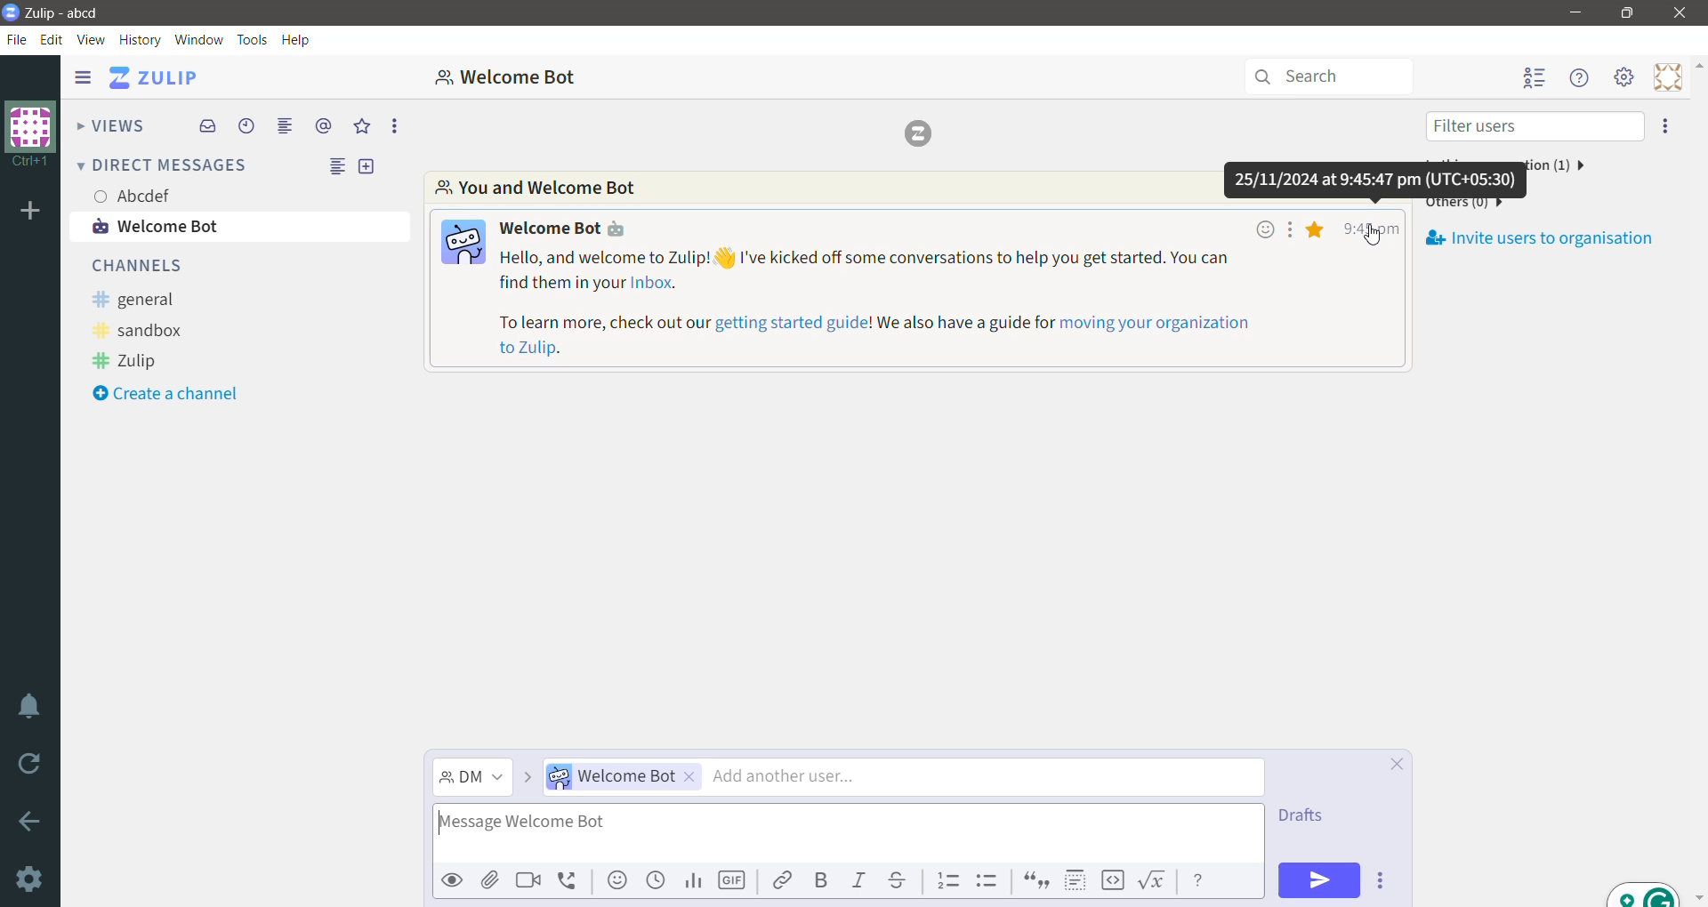  Describe the element at coordinates (1623, 80) in the screenshot. I see `Main Menu` at that location.